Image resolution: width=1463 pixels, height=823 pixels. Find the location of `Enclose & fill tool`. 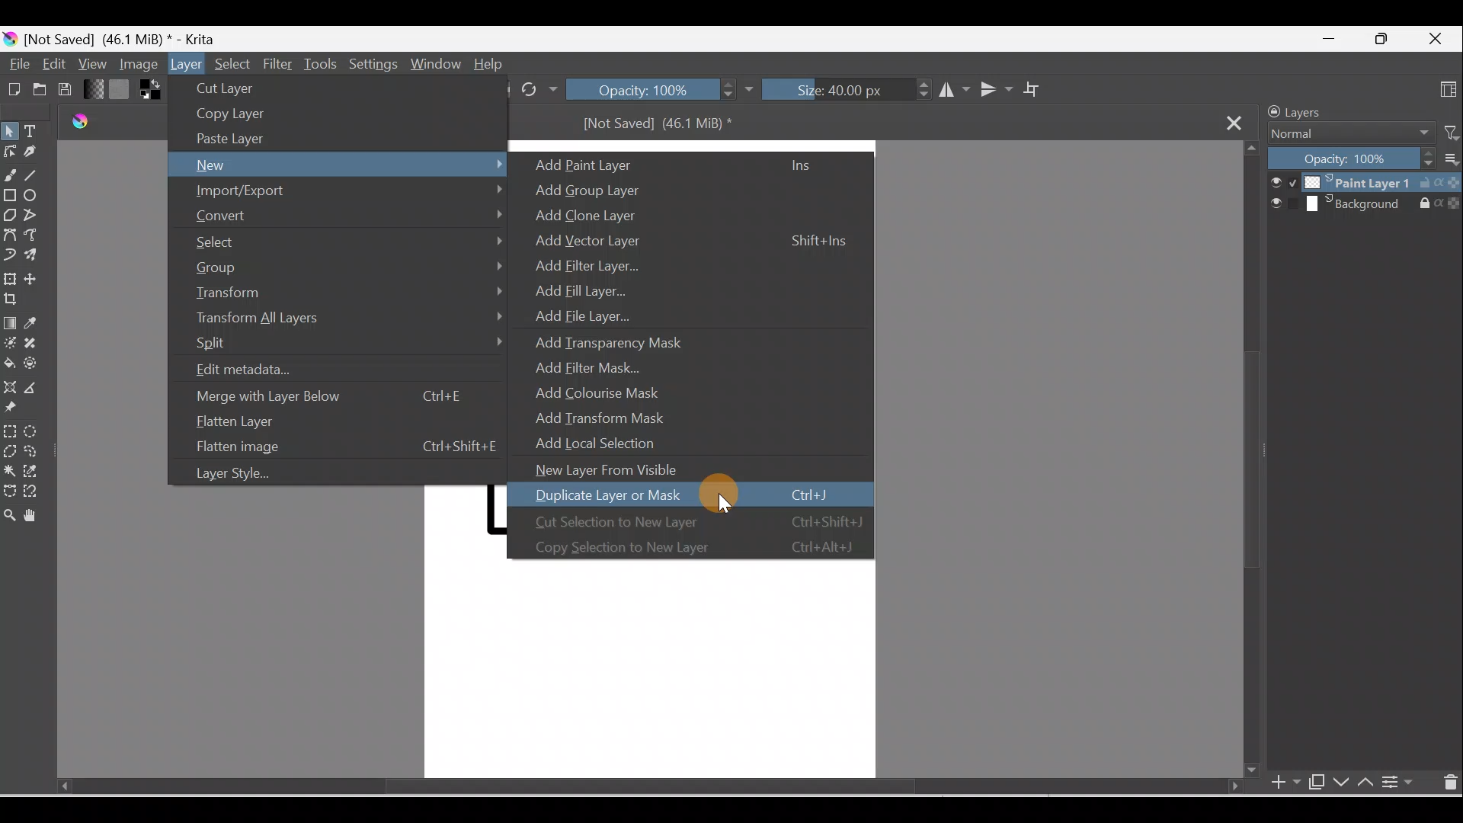

Enclose & fill tool is located at coordinates (35, 367).